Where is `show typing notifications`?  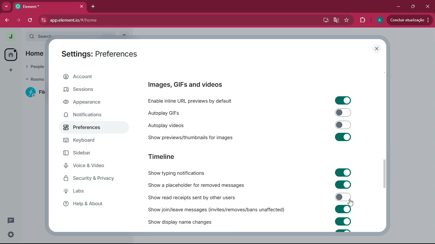 show typing notifications is located at coordinates (176, 172).